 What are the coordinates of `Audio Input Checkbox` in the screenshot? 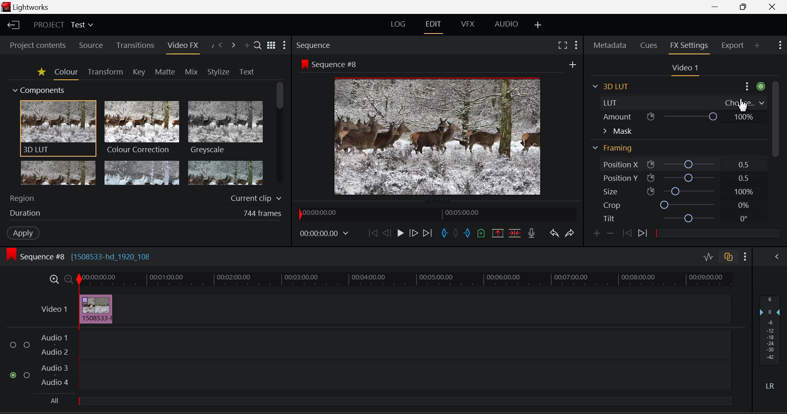 It's located at (27, 345).